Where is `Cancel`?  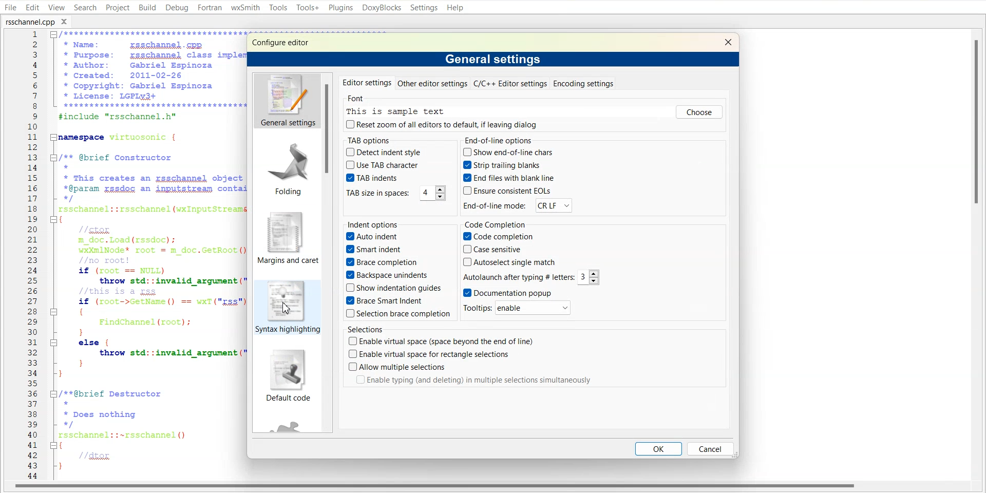
Cancel is located at coordinates (711, 448).